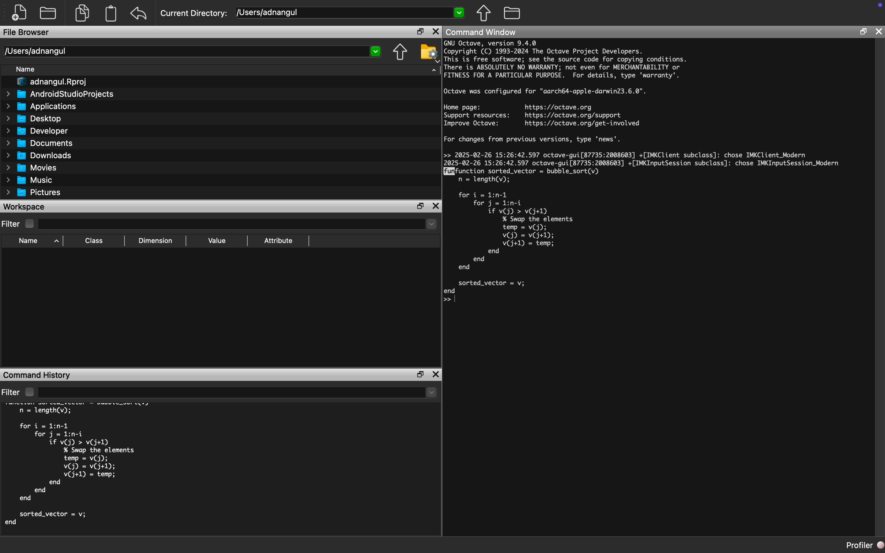  Describe the element at coordinates (216, 241) in the screenshot. I see `Value` at that location.